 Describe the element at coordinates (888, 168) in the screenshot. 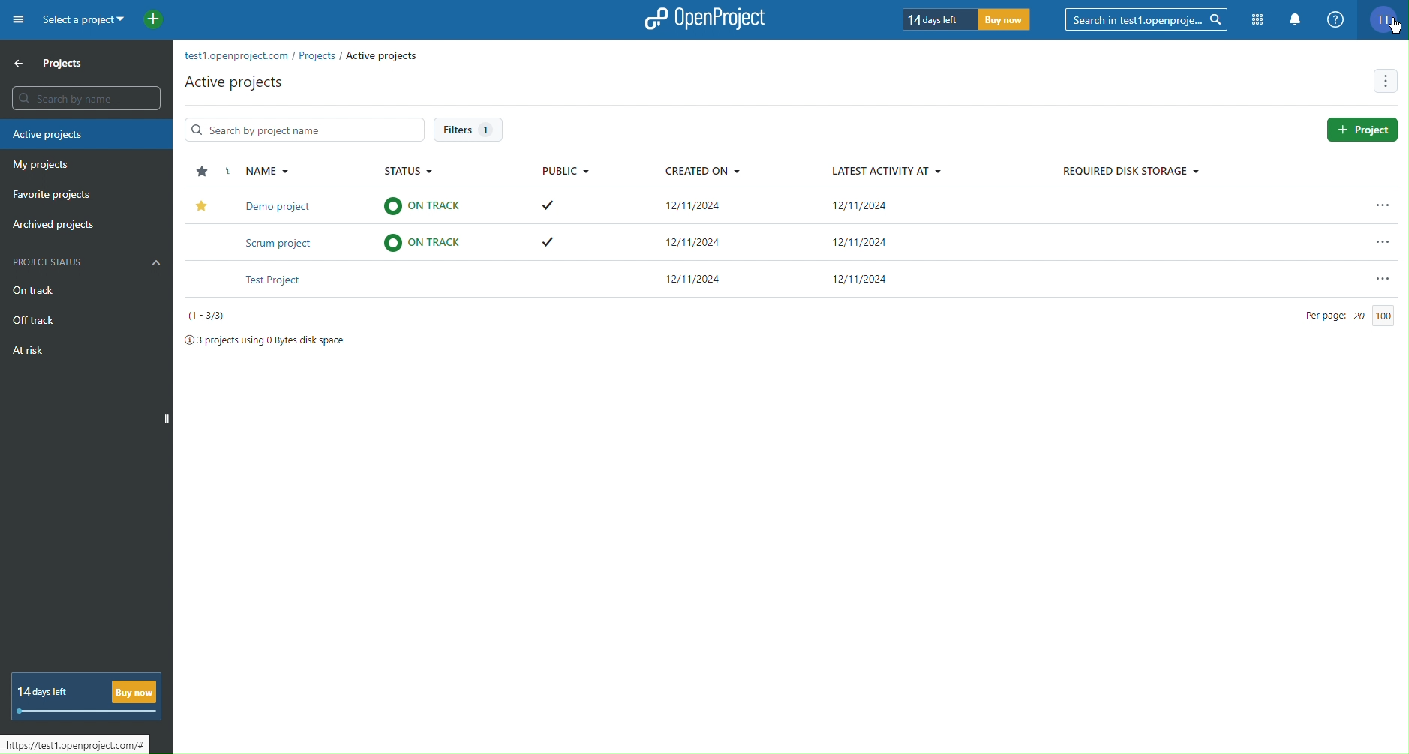

I see `Latest Activity At` at that location.